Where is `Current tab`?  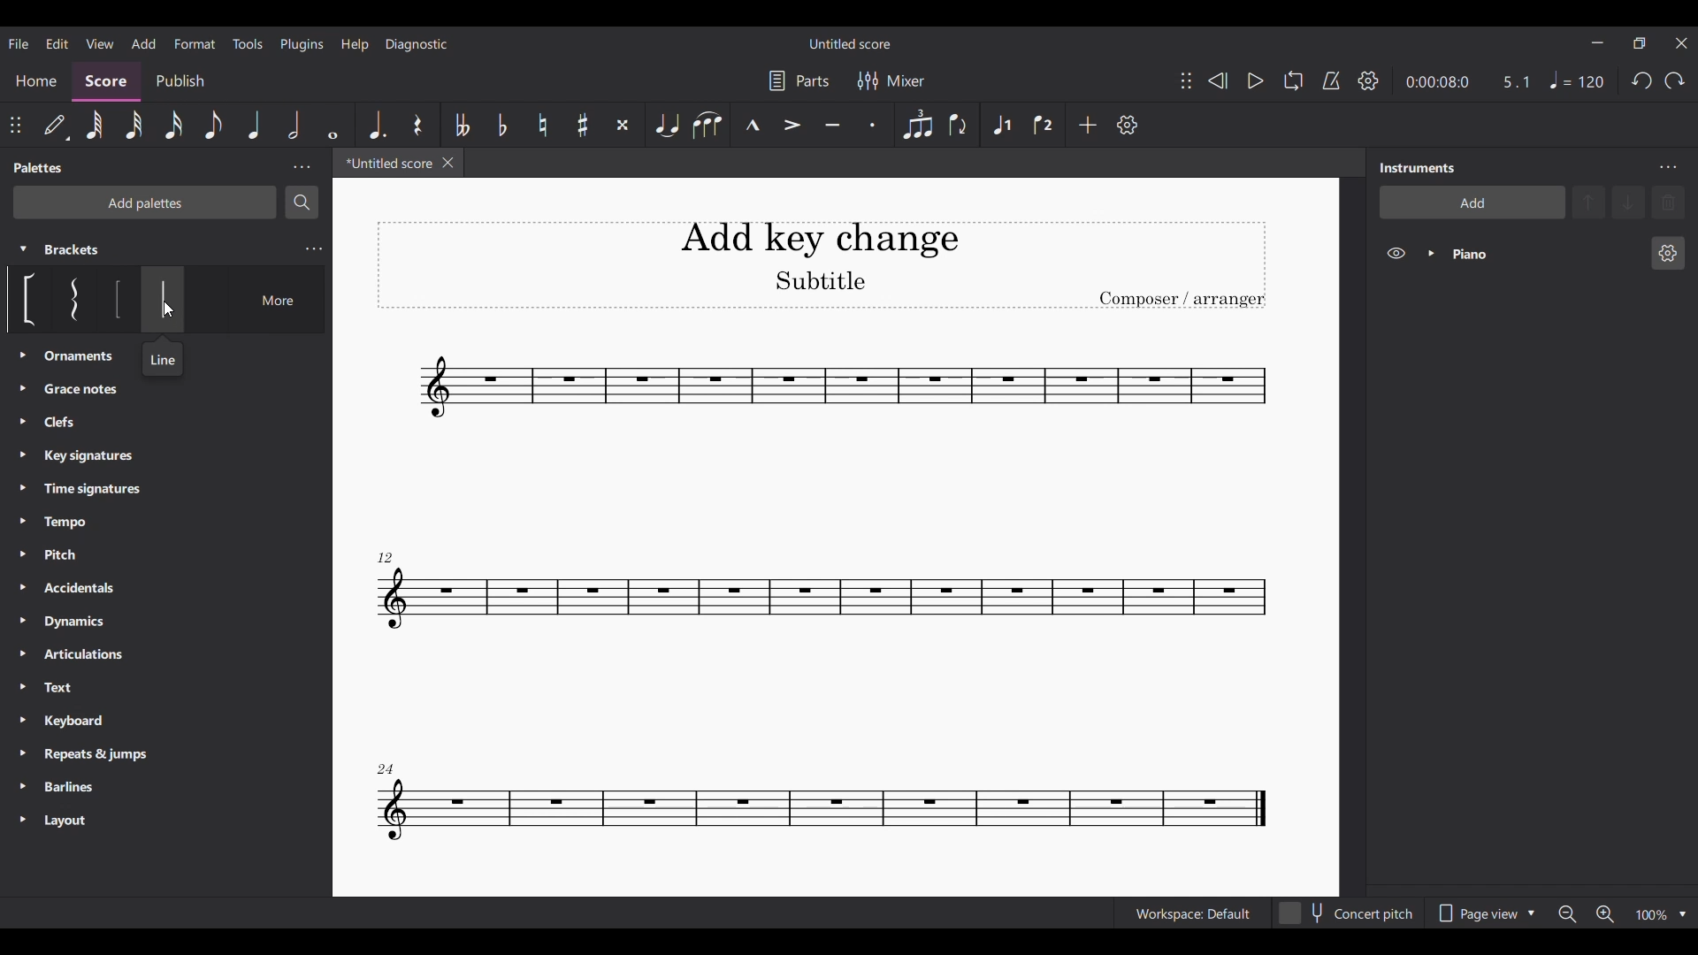
Current tab is located at coordinates (386, 163).